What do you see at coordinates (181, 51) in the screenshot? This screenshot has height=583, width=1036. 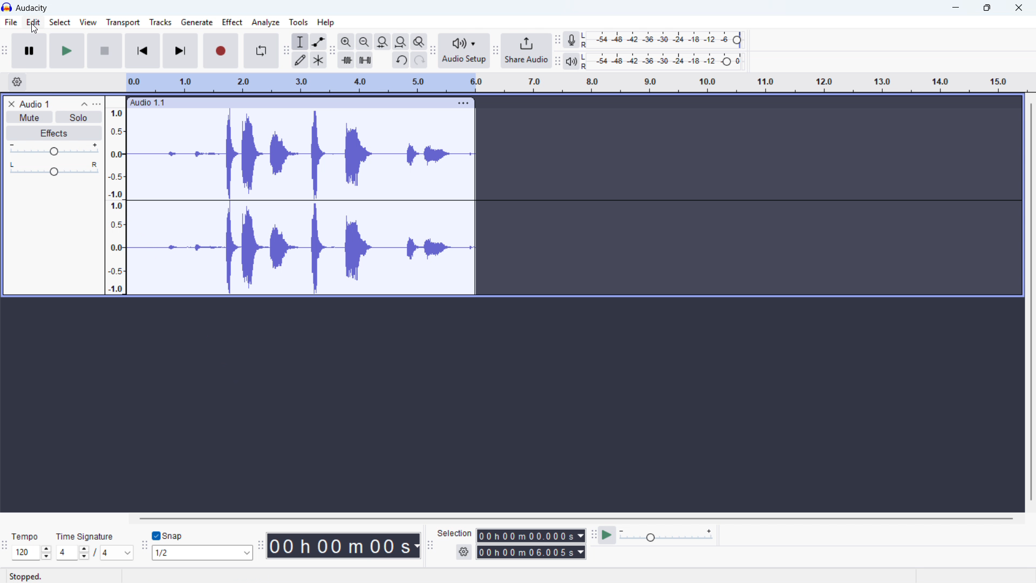 I see `skip to end` at bounding box center [181, 51].